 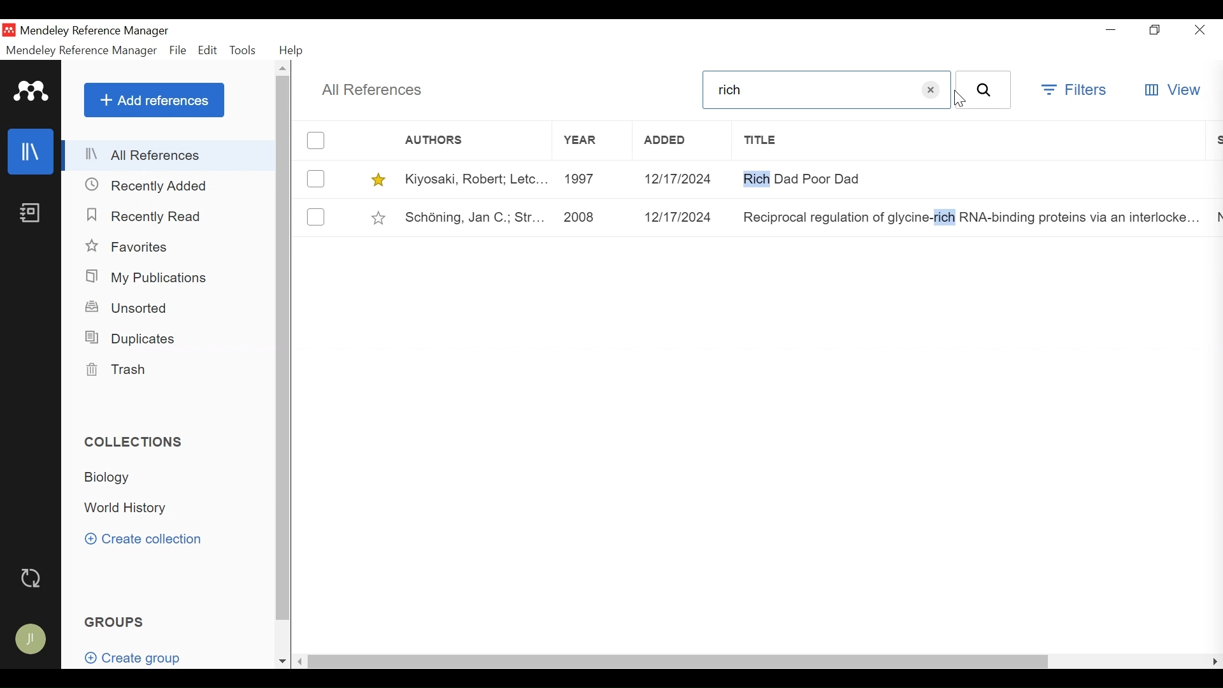 What do you see at coordinates (34, 640) in the screenshot?
I see `Avatar` at bounding box center [34, 640].